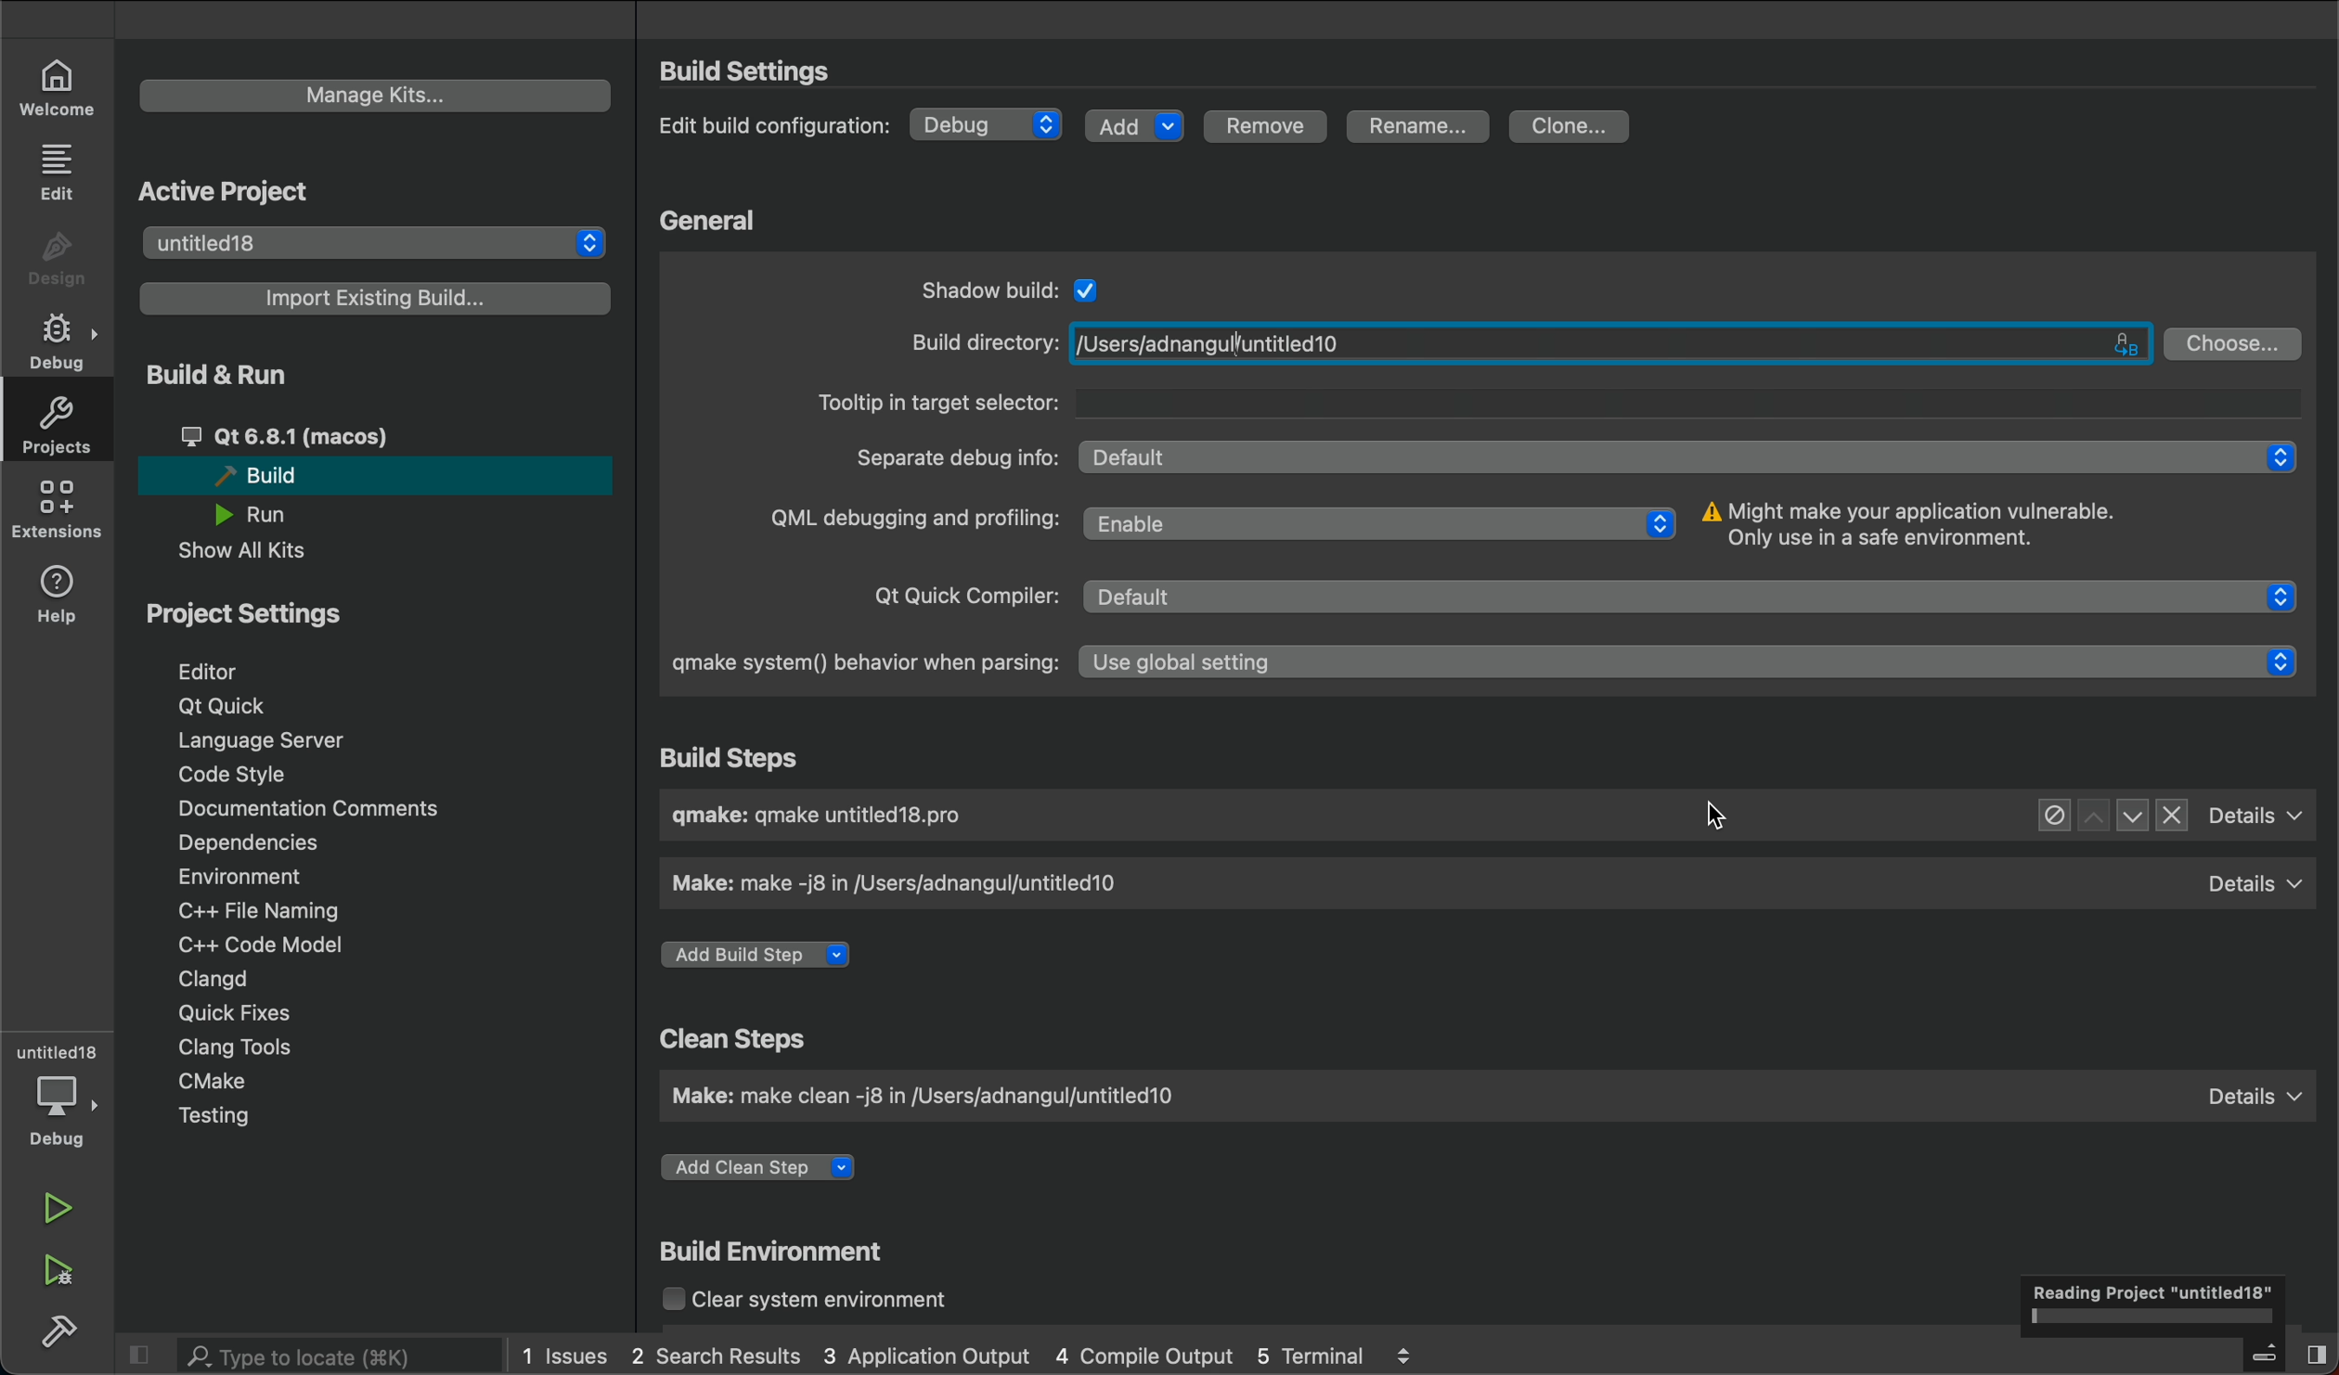 The height and width of the screenshot is (1375, 2339). What do you see at coordinates (1381, 520) in the screenshot?
I see `Enable` at bounding box center [1381, 520].